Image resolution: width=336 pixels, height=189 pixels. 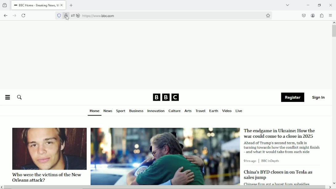 I want to click on scroll left, so click(x=2, y=187).